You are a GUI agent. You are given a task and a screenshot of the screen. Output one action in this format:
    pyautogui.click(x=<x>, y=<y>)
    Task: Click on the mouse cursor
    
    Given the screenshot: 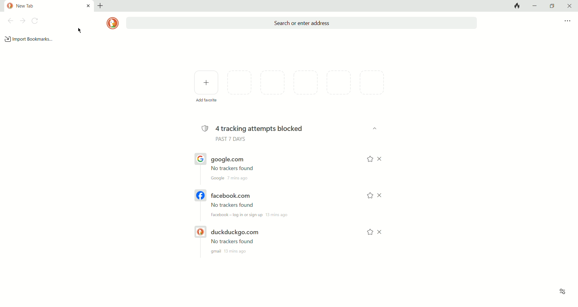 What is the action you would take?
    pyautogui.click(x=78, y=28)
    